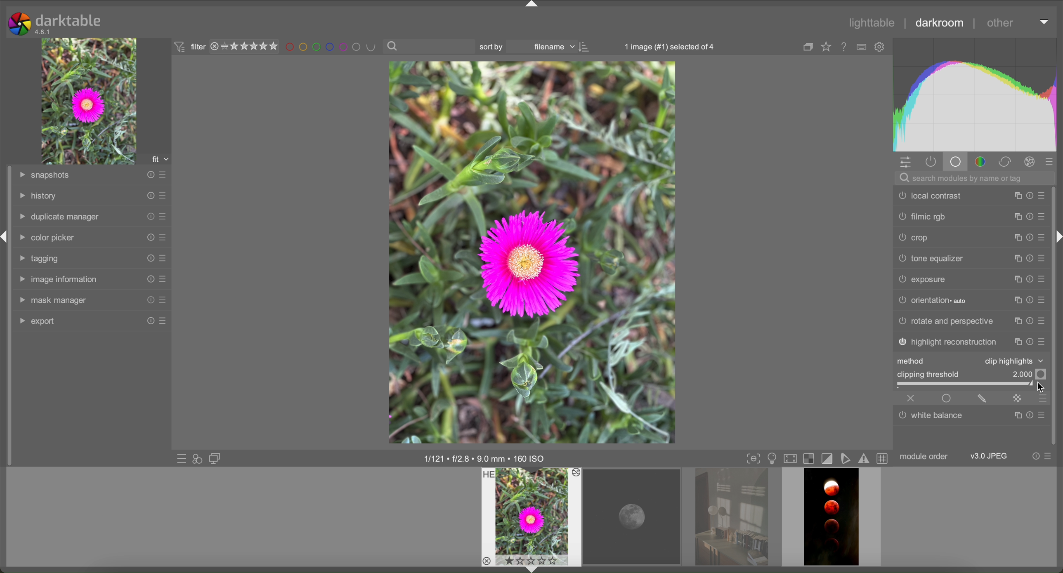 This screenshot has height=573, width=1063. What do you see at coordinates (1028, 259) in the screenshot?
I see `reset presets` at bounding box center [1028, 259].